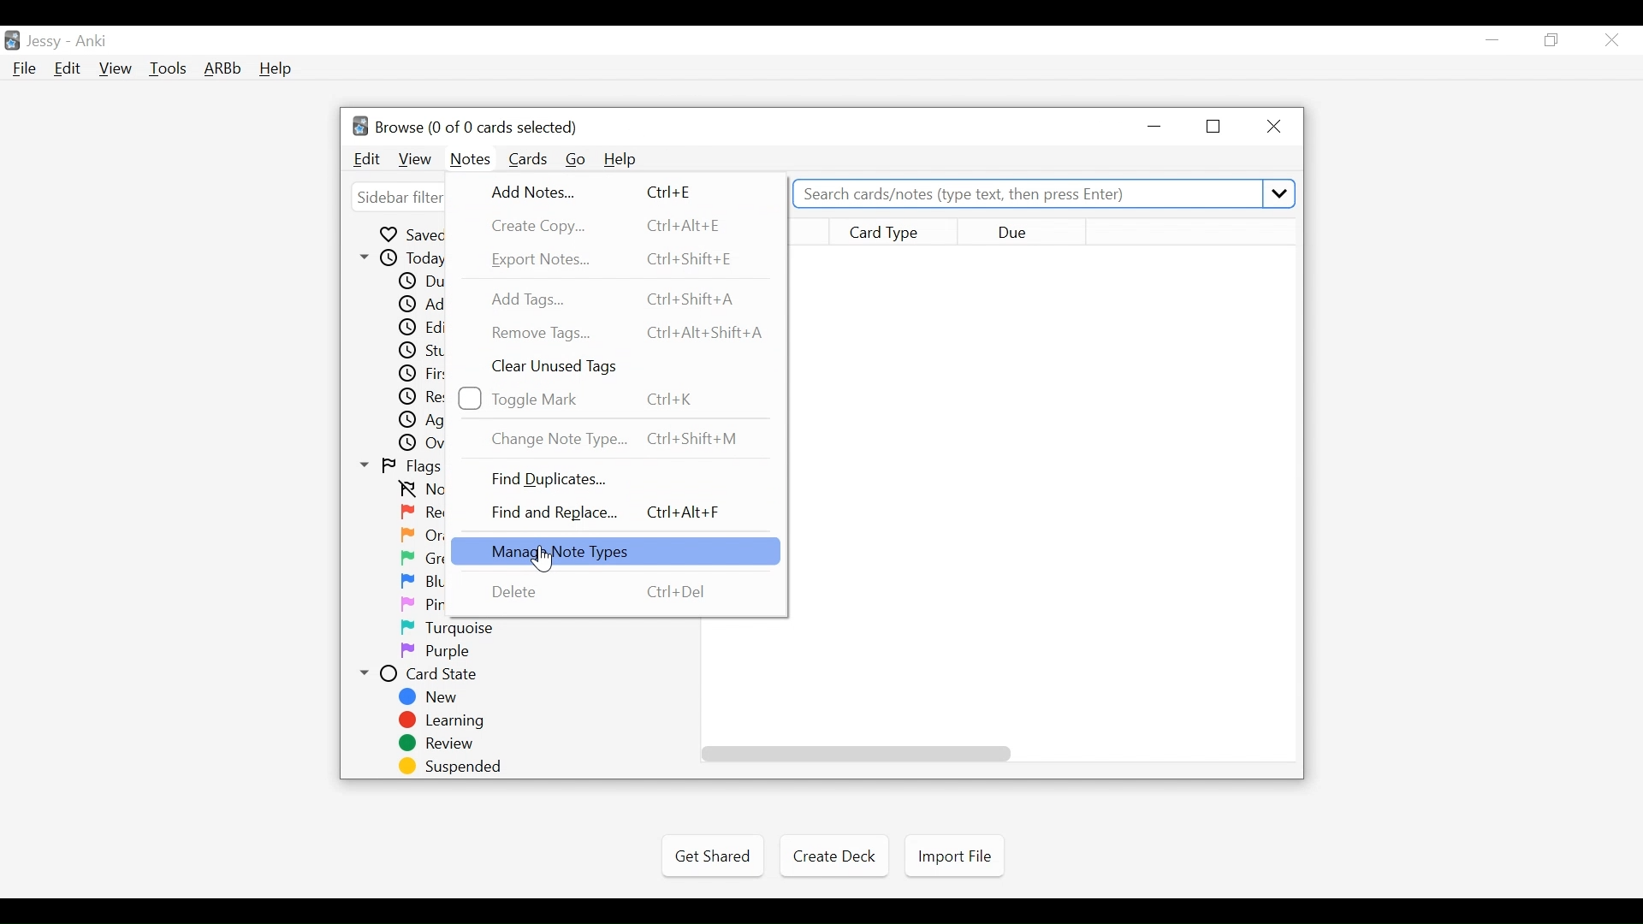 The height and width of the screenshot is (924, 1643). What do you see at coordinates (223, 68) in the screenshot?
I see `Advanced Review Button bar` at bounding box center [223, 68].